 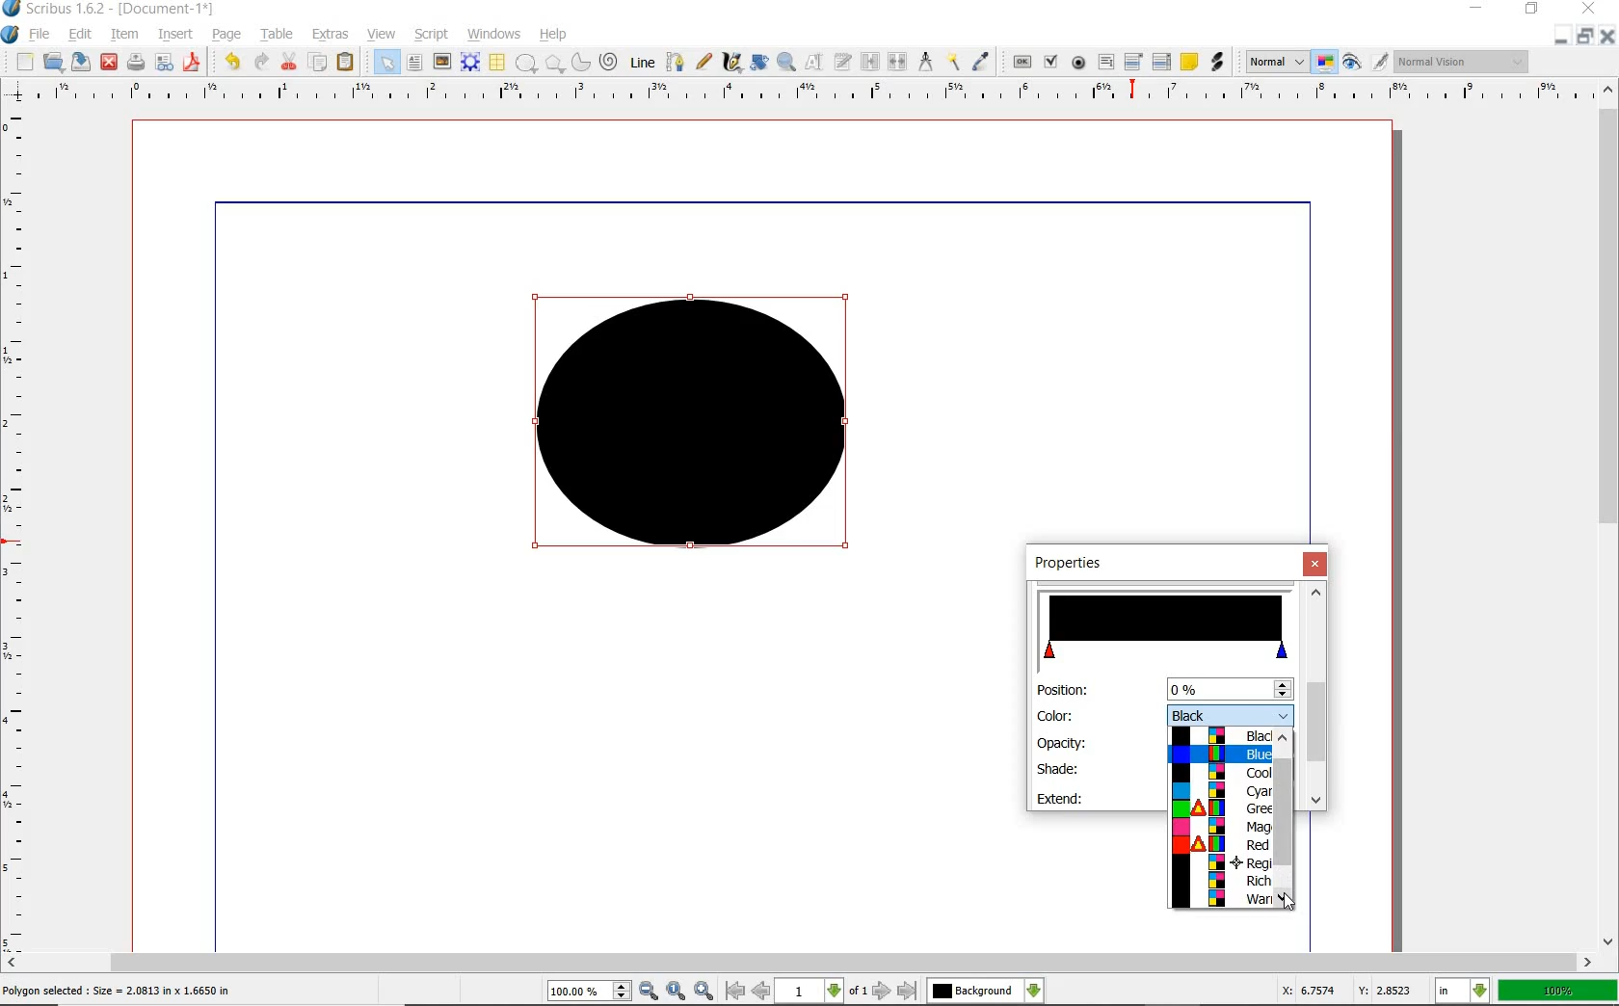 I want to click on ARC, so click(x=579, y=64).